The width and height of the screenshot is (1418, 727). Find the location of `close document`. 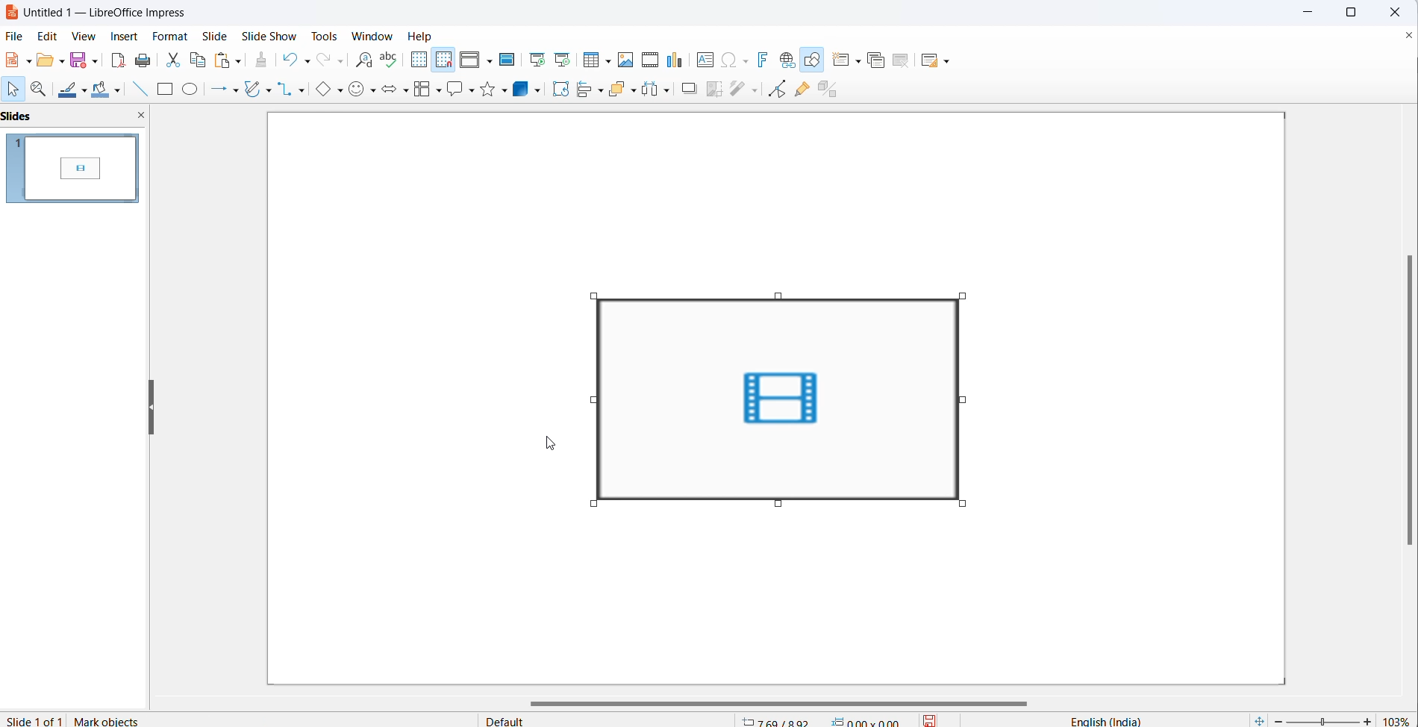

close document is located at coordinates (1406, 38).